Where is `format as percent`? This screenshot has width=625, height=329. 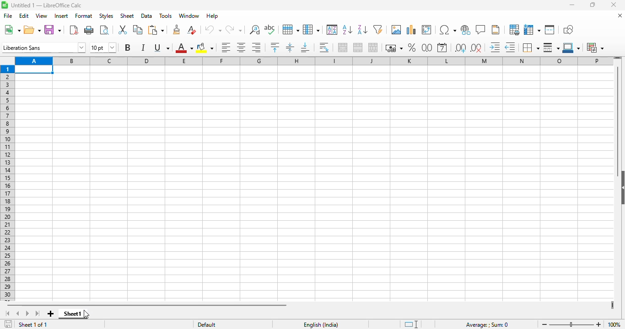
format as percent is located at coordinates (413, 47).